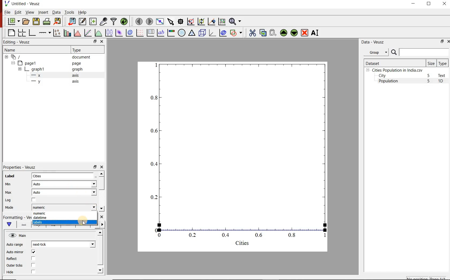  I want to click on move to the previous page, so click(138, 21).